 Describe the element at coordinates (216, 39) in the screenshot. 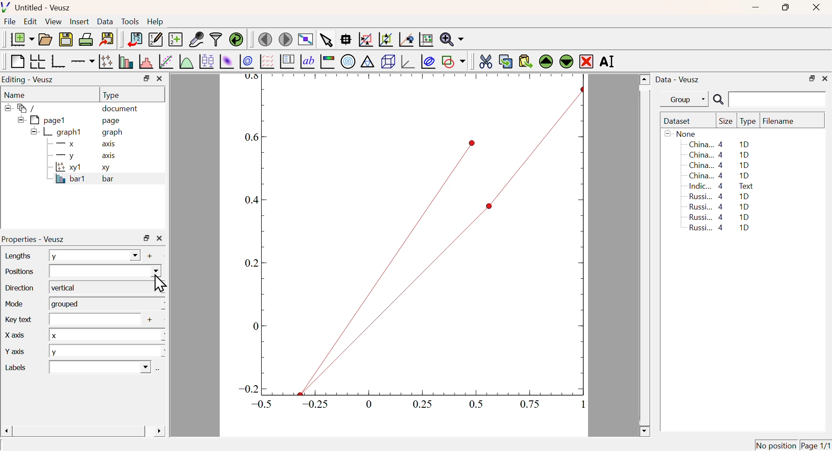

I see `Filter Data` at that location.